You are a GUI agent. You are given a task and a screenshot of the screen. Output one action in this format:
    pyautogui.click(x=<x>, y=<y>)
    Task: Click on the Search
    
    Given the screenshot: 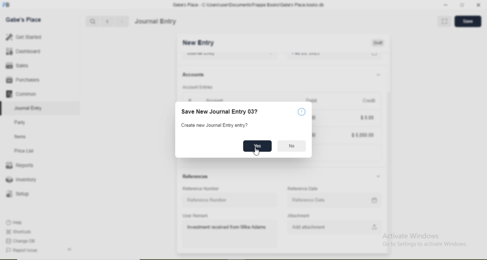 What is the action you would take?
    pyautogui.click(x=92, y=22)
    